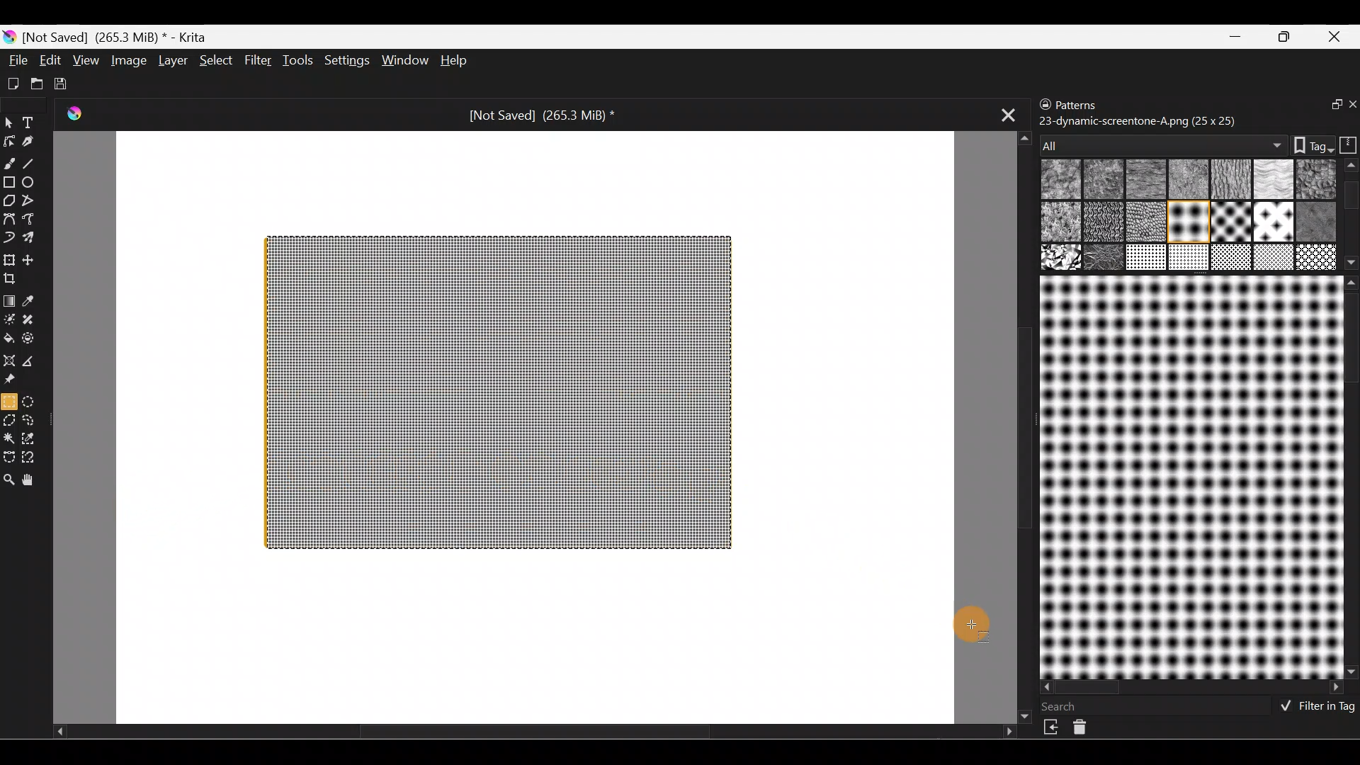  Describe the element at coordinates (31, 122) in the screenshot. I see `Text tool` at that location.